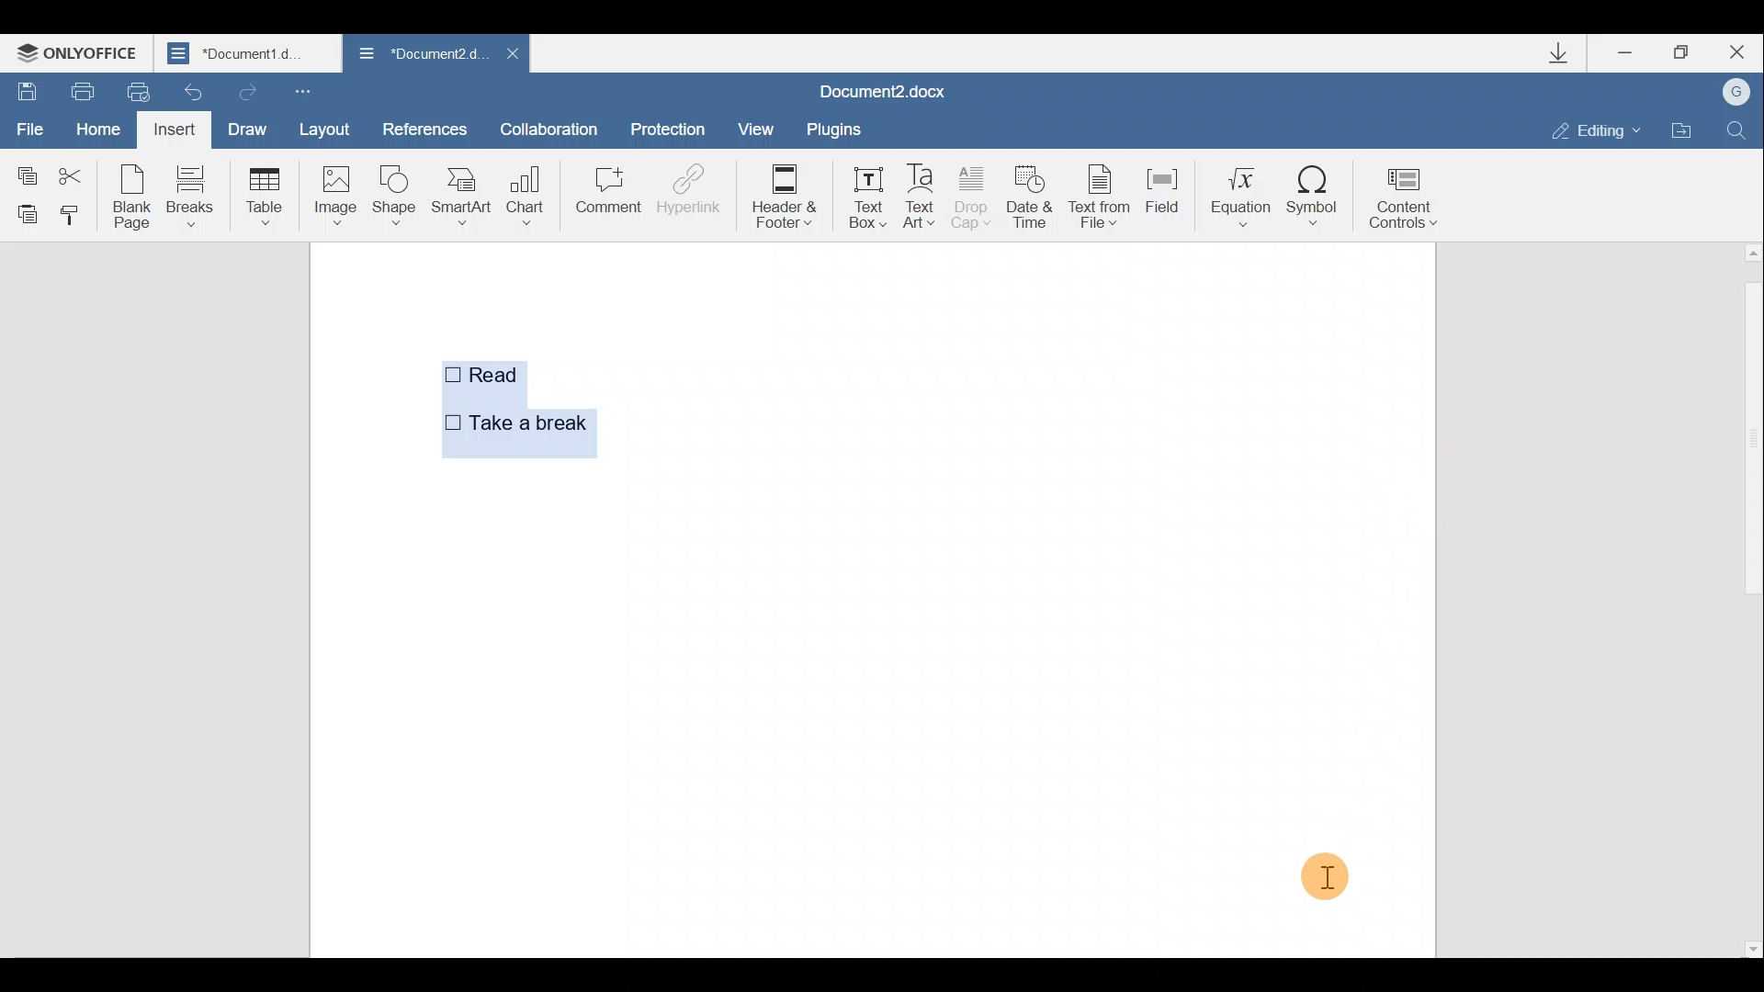  What do you see at coordinates (514, 378) in the screenshot?
I see `Read` at bounding box center [514, 378].